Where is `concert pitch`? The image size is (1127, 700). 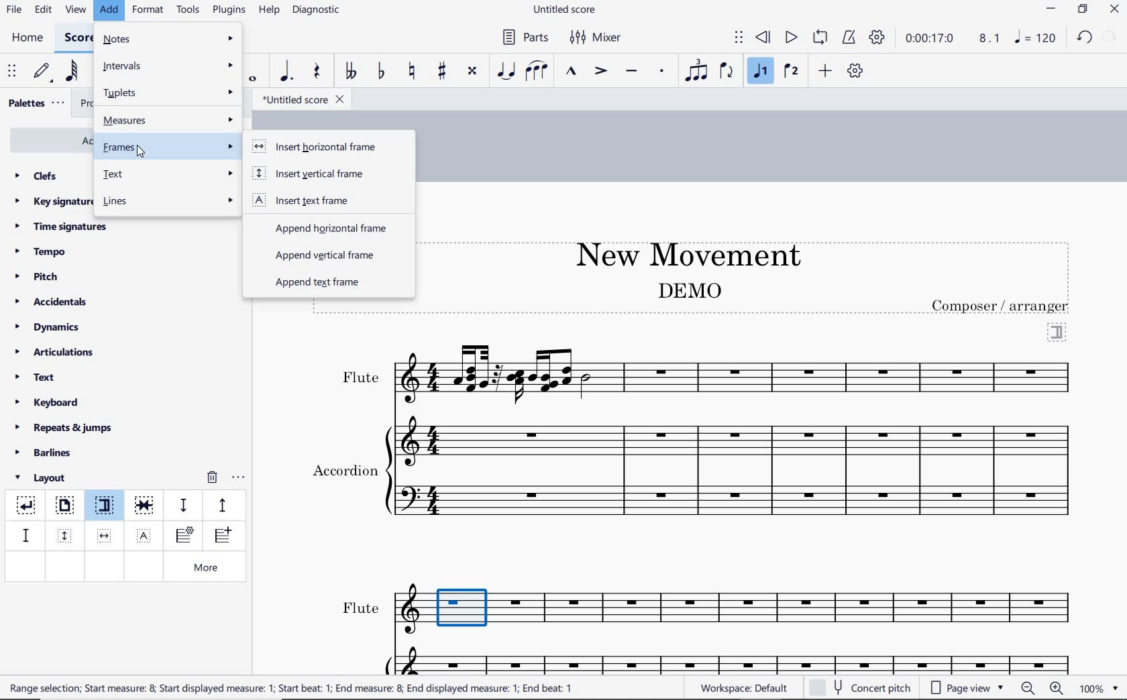 concert pitch is located at coordinates (861, 686).